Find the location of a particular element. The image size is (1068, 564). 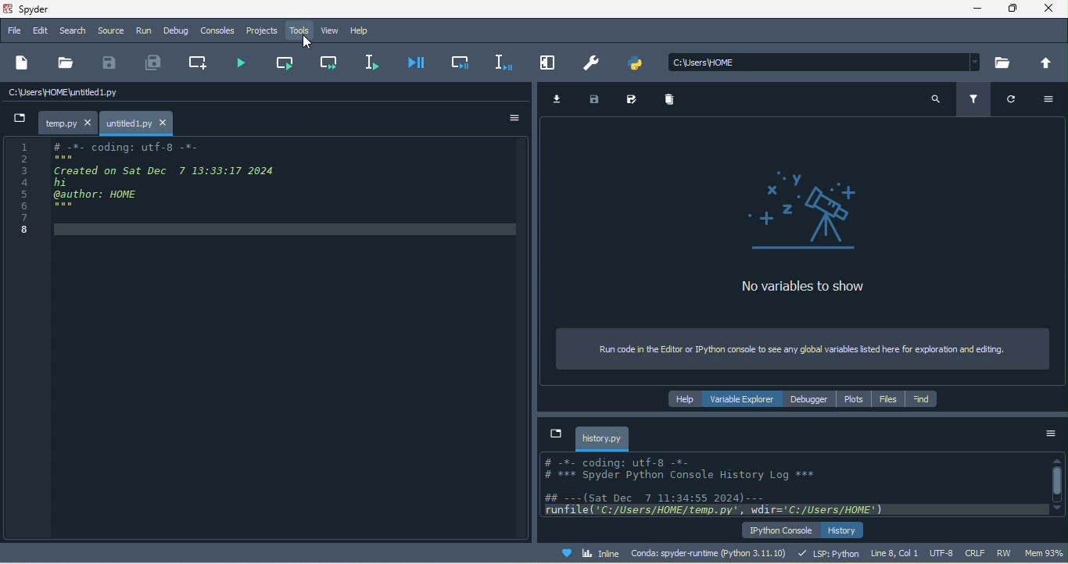

save all is located at coordinates (158, 62).